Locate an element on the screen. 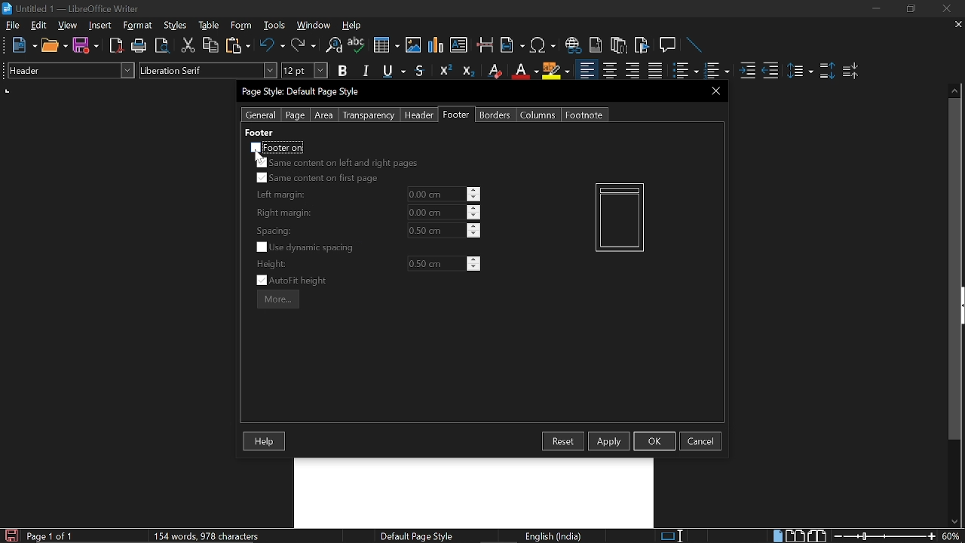  Superscript is located at coordinates (443, 71).